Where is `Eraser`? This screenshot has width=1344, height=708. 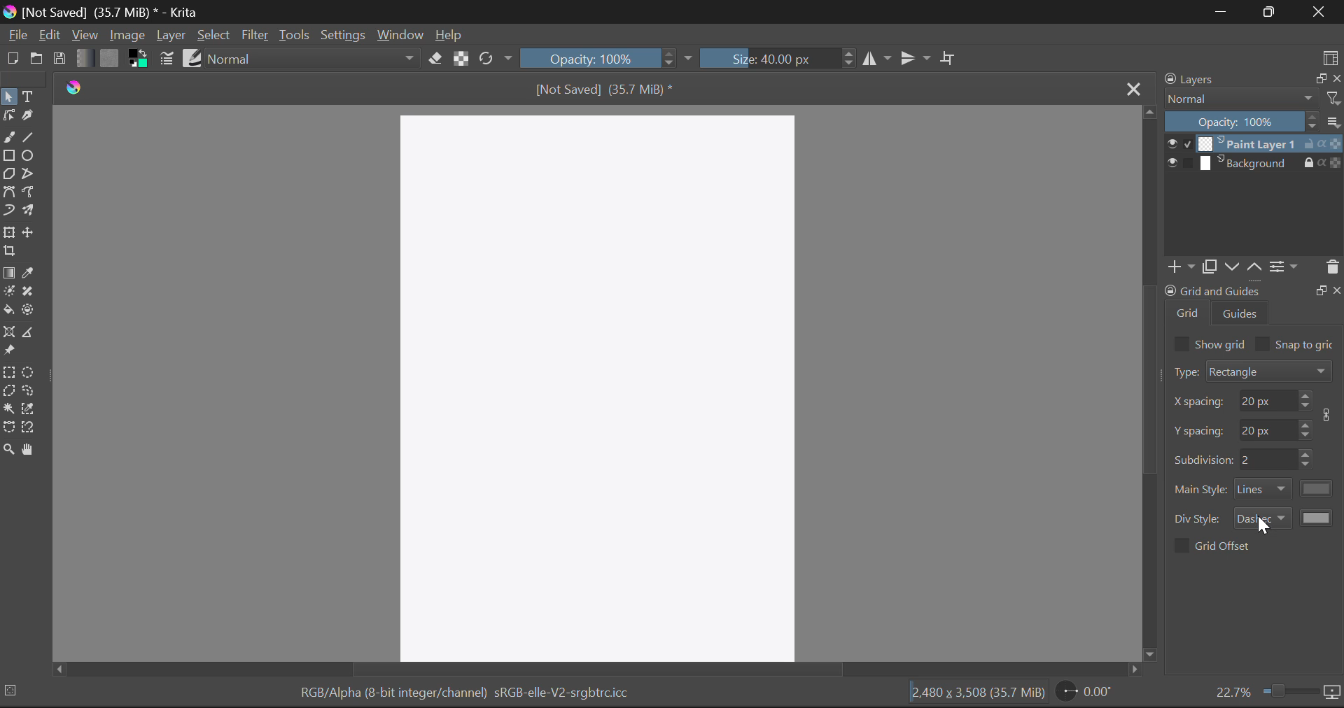
Eraser is located at coordinates (435, 59).